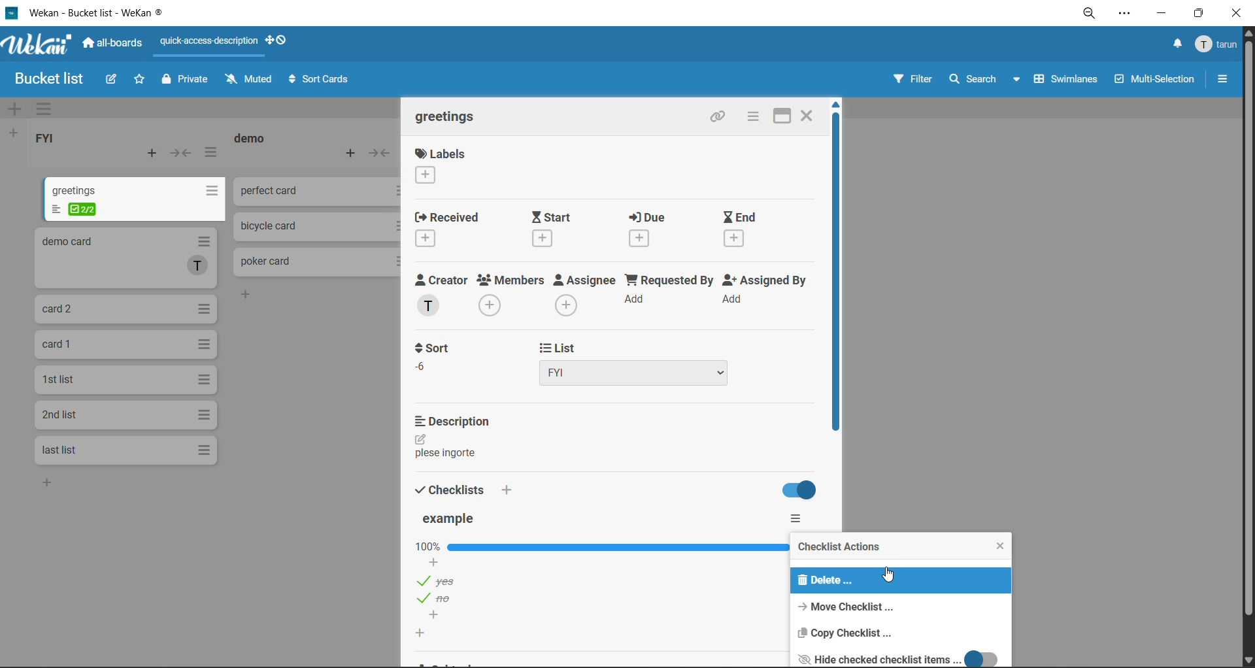 Image resolution: width=1255 pixels, height=668 pixels. I want to click on checklist title, so click(453, 520).